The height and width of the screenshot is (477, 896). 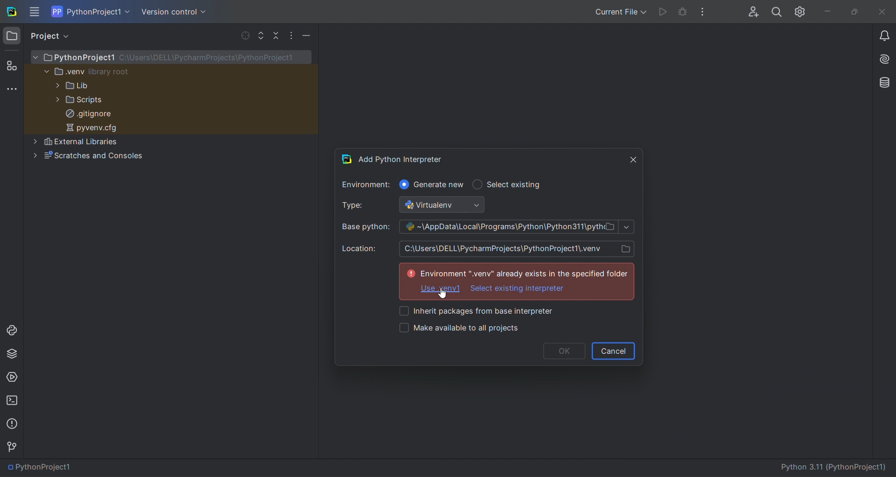 What do you see at coordinates (14, 401) in the screenshot?
I see `terminal` at bounding box center [14, 401].